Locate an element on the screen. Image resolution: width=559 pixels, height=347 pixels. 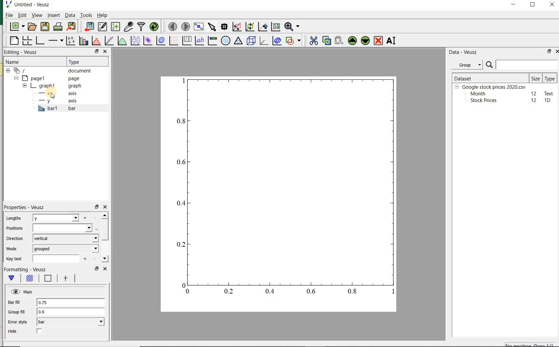
y-axis is located at coordinates (57, 101).